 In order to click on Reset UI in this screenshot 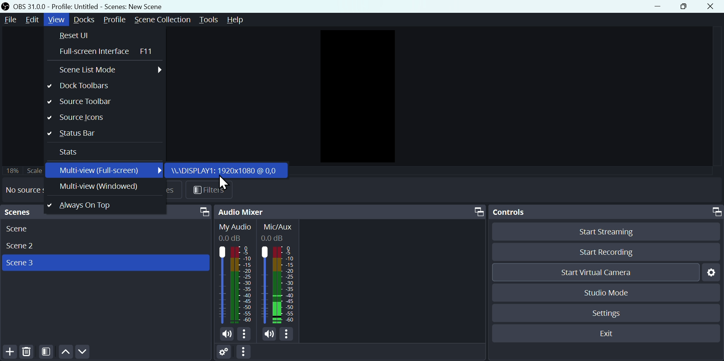, I will do `click(104, 35)`.